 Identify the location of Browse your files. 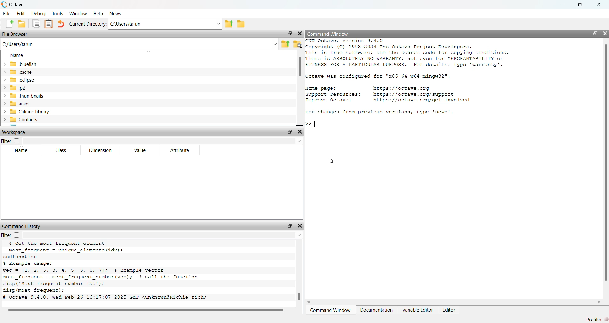
(298, 44).